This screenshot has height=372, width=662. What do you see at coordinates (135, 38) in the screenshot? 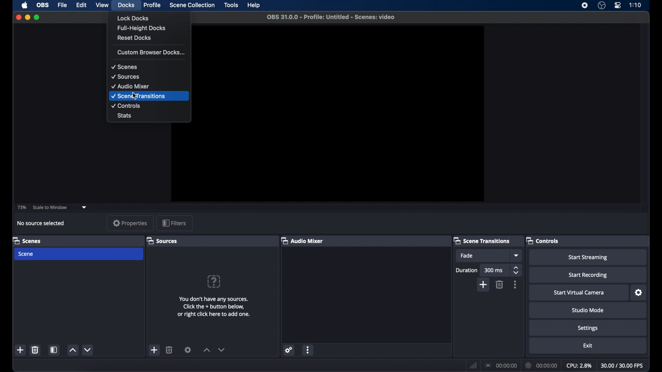
I see `reset docks` at bounding box center [135, 38].